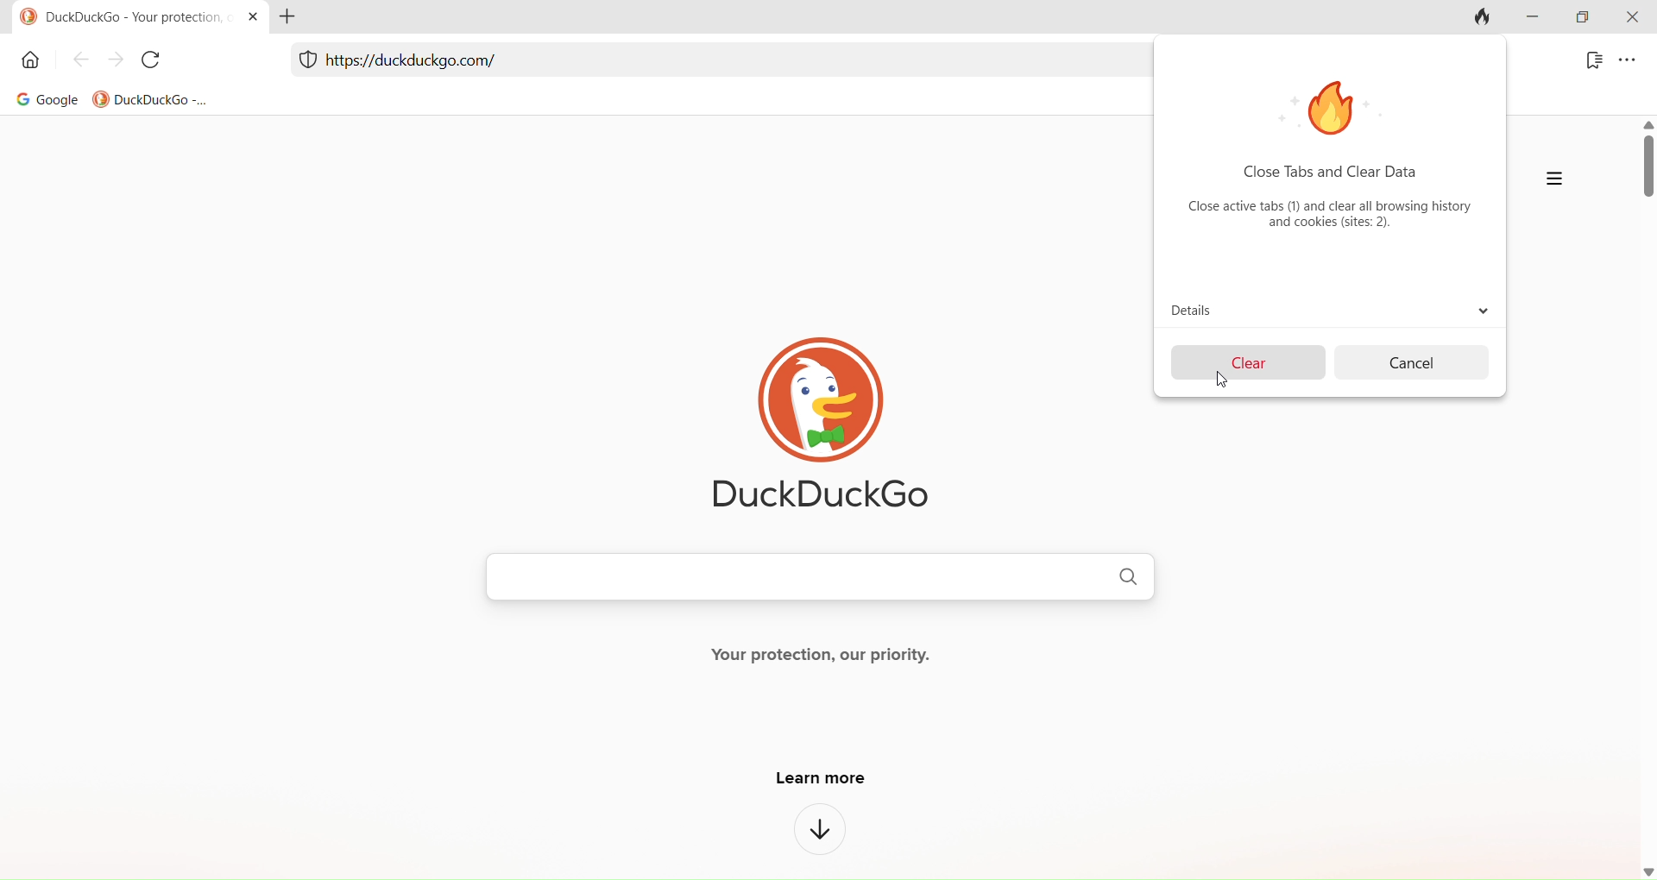 Image resolution: width=1657 pixels, height=880 pixels. What do you see at coordinates (1534, 25) in the screenshot?
I see `minimize` at bounding box center [1534, 25].